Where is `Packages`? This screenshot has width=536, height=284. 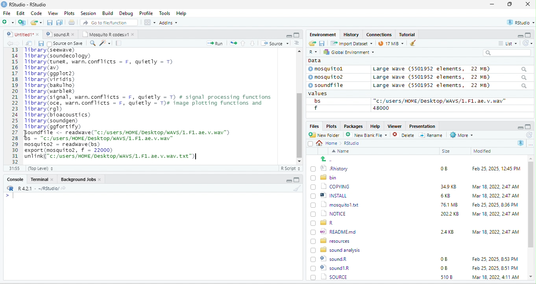 Packages is located at coordinates (355, 126).